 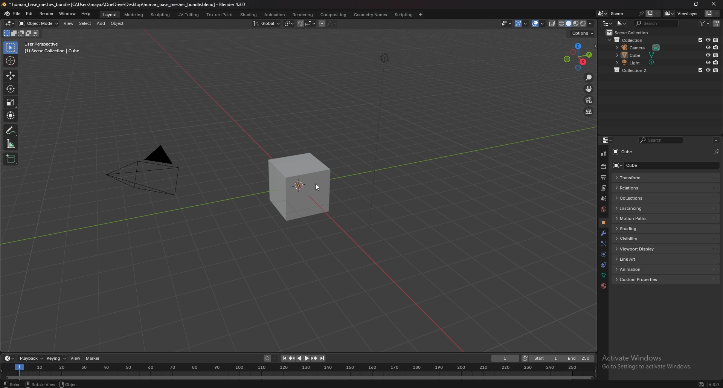 What do you see at coordinates (717, 23) in the screenshot?
I see `new collection` at bounding box center [717, 23].